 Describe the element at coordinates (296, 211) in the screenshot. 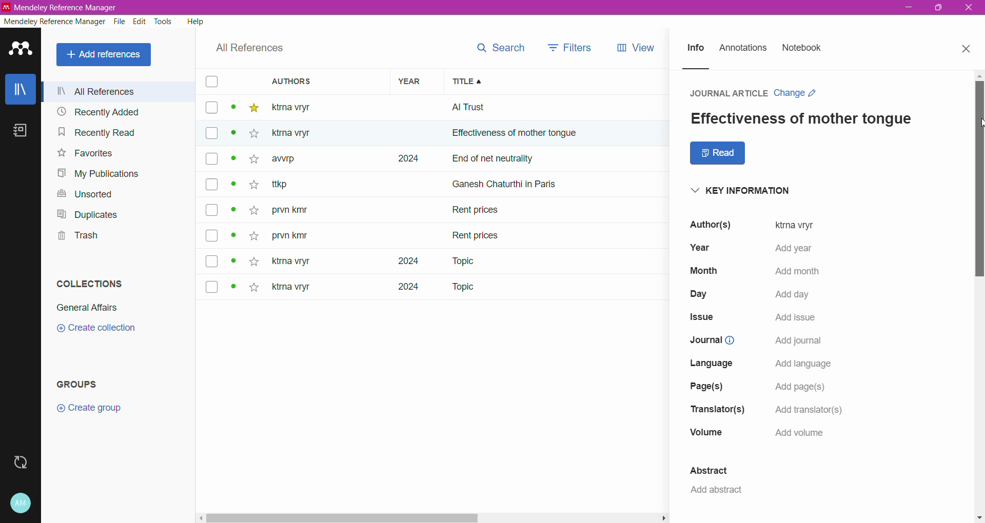

I see `prvn kity` at that location.